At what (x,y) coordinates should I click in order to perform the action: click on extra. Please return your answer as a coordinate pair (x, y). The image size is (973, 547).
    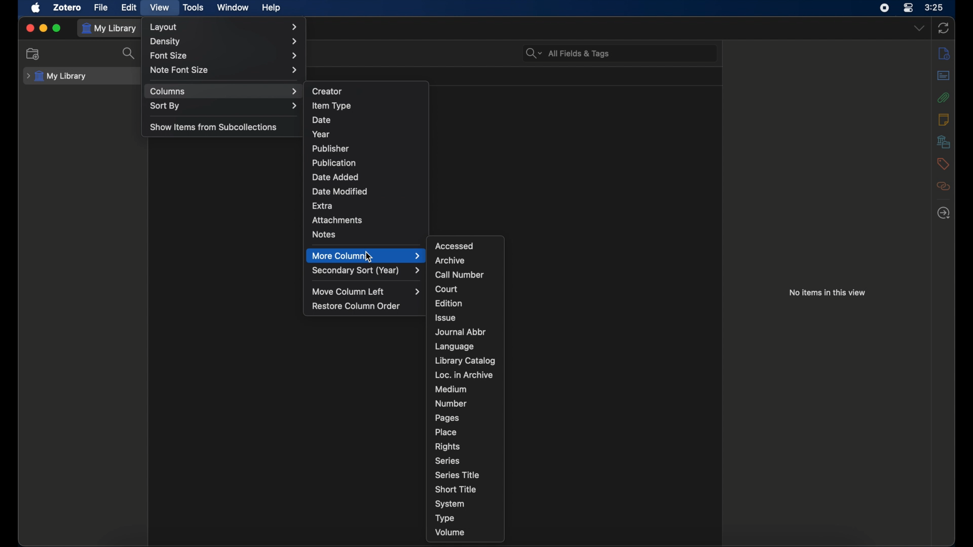
    Looking at the image, I should click on (323, 206).